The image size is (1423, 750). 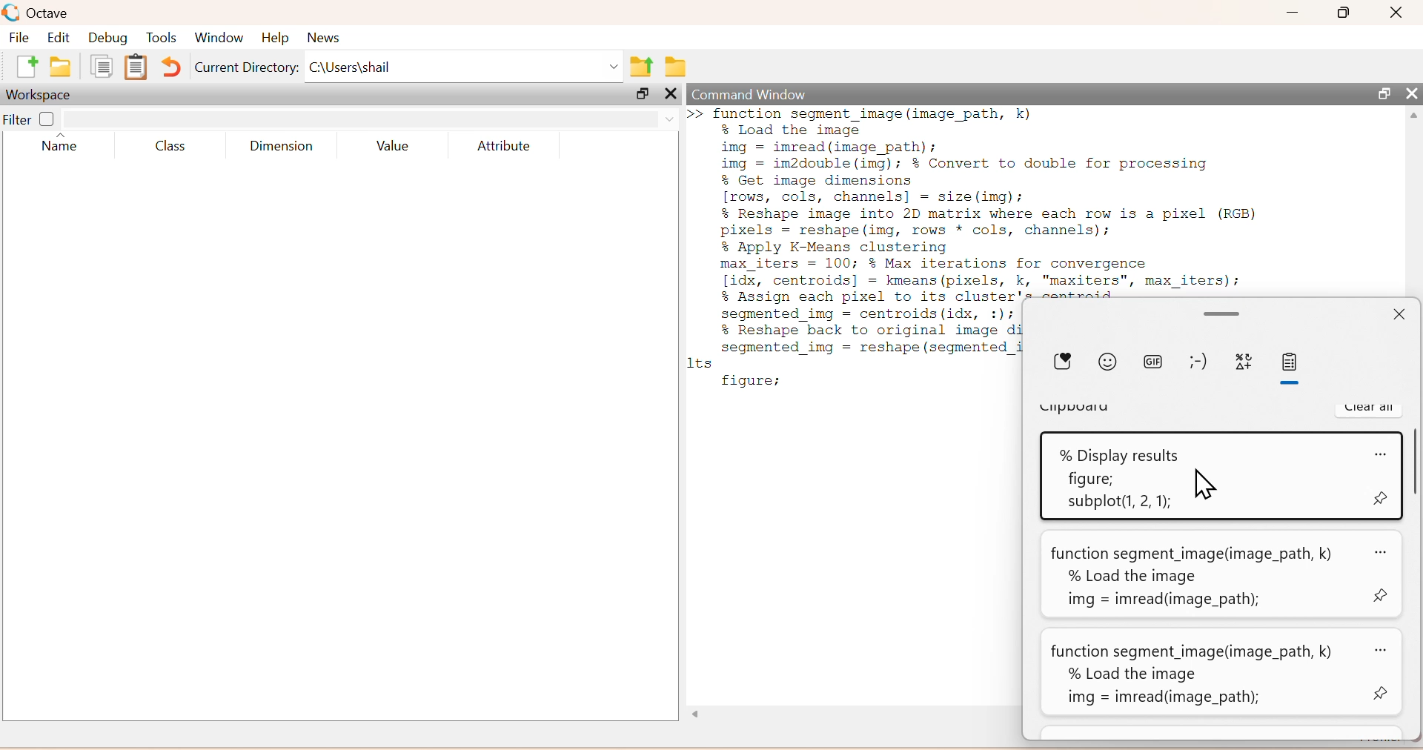 What do you see at coordinates (1222, 313) in the screenshot?
I see `Minimize` at bounding box center [1222, 313].